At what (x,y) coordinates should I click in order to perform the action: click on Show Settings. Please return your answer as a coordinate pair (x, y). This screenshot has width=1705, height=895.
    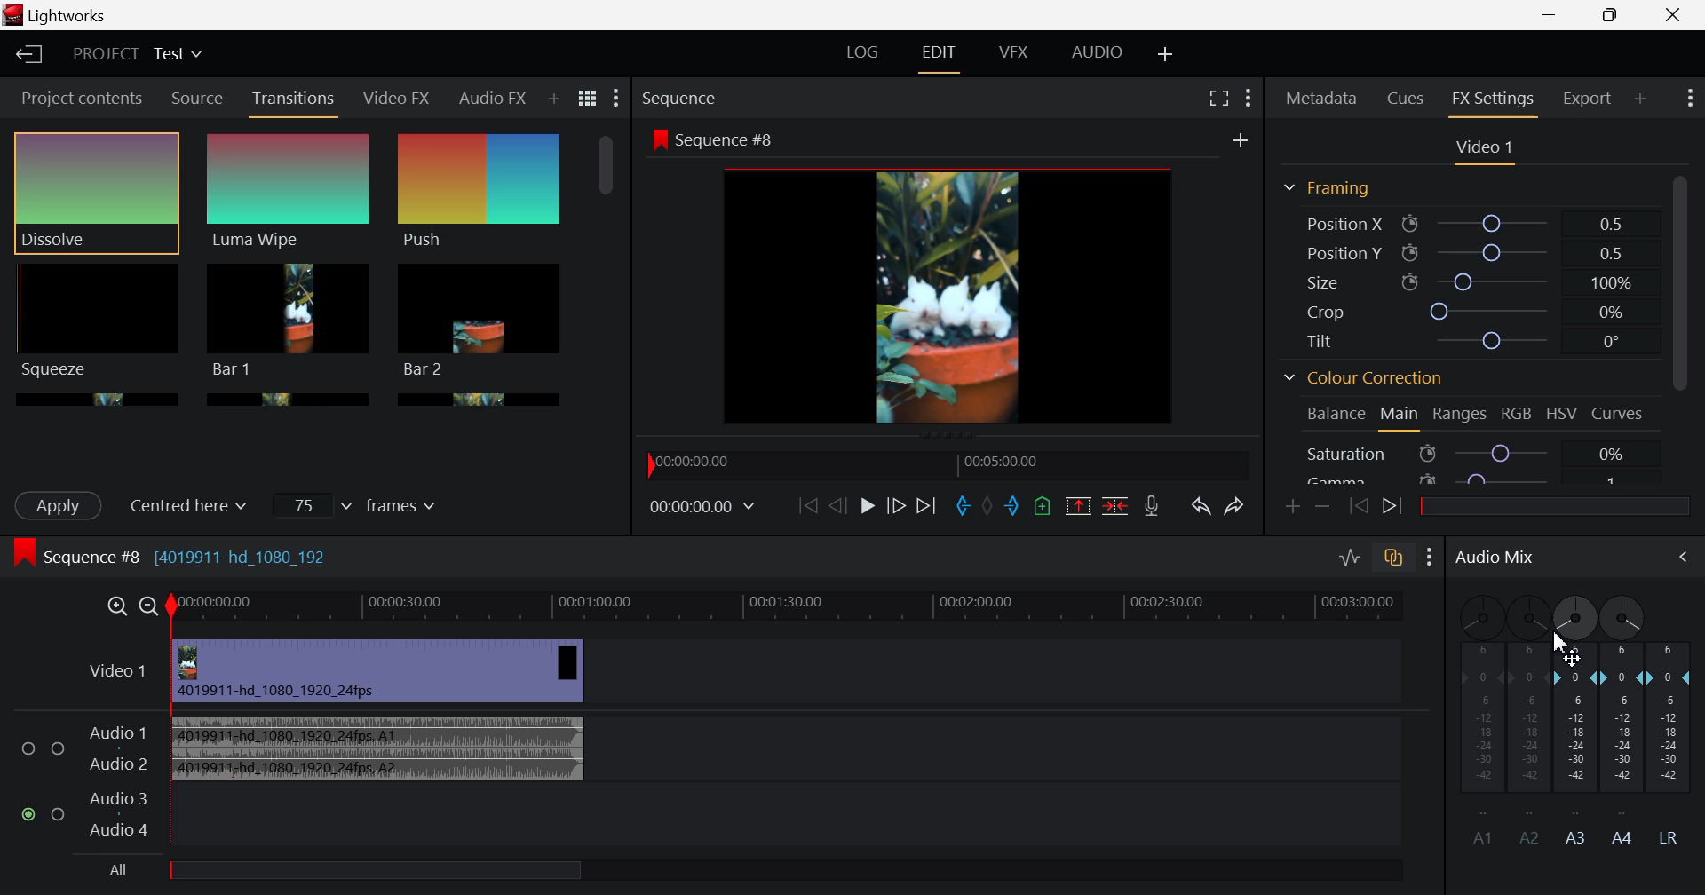
    Looking at the image, I should click on (1247, 98).